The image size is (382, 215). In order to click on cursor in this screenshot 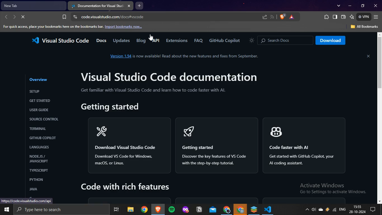, I will do `click(151, 37)`.